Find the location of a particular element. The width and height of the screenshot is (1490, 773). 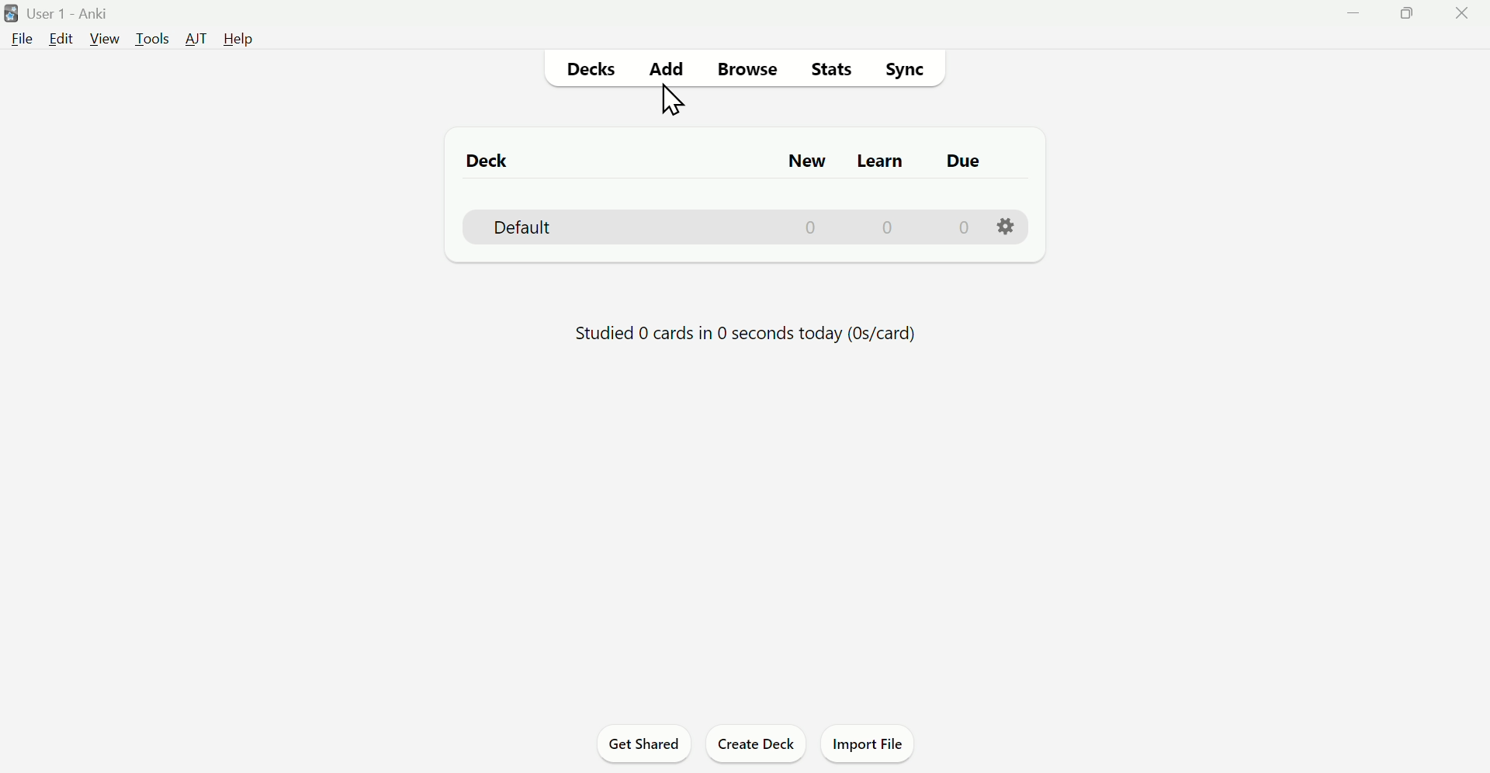

Due is located at coordinates (962, 159).